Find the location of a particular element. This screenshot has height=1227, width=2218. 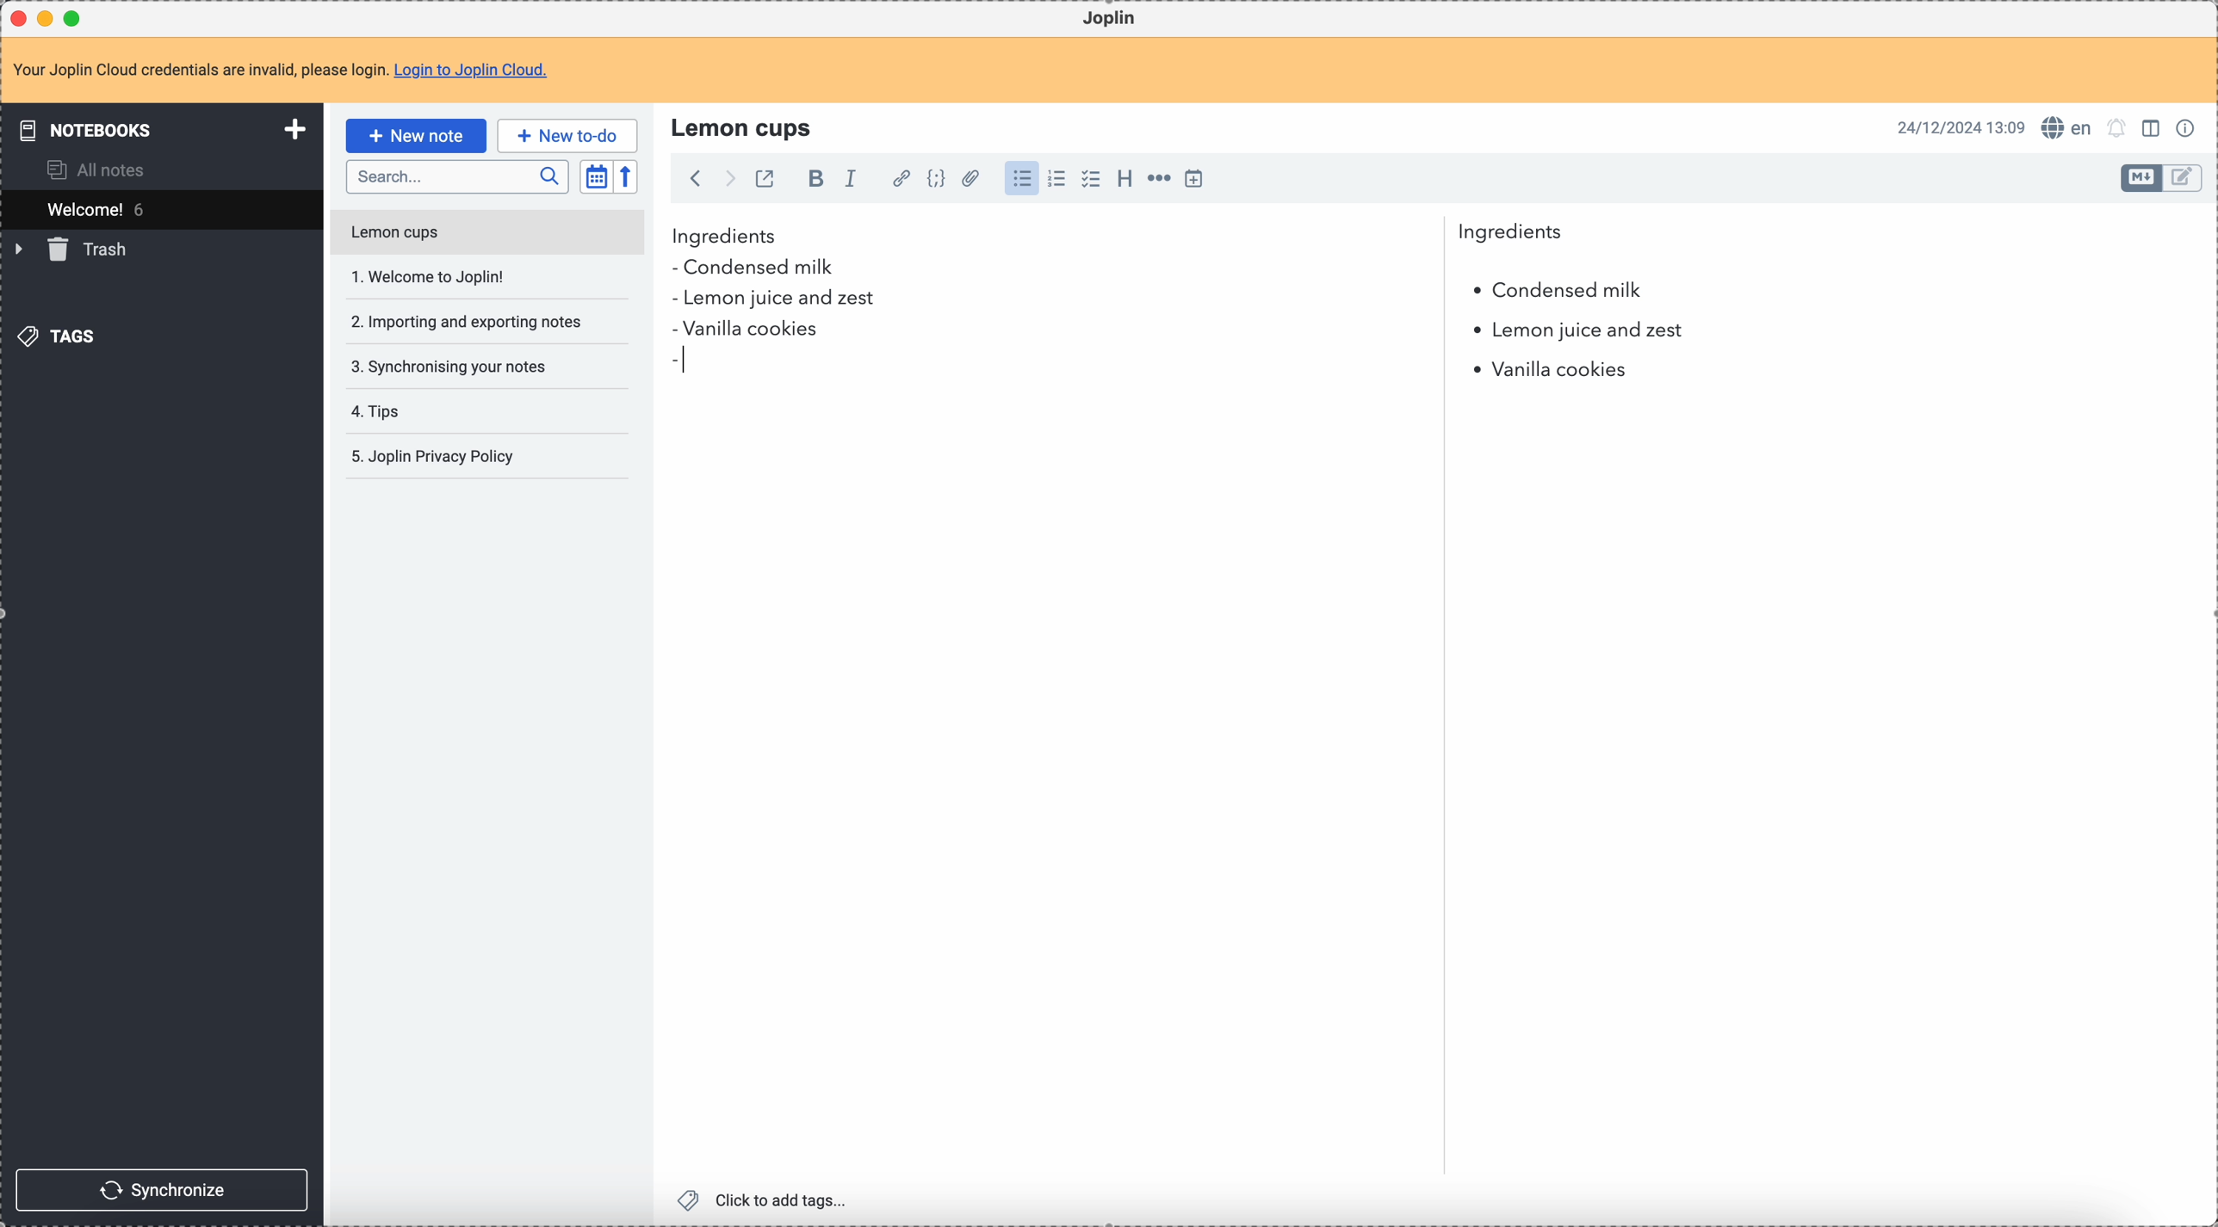

date and hour is located at coordinates (1961, 126).